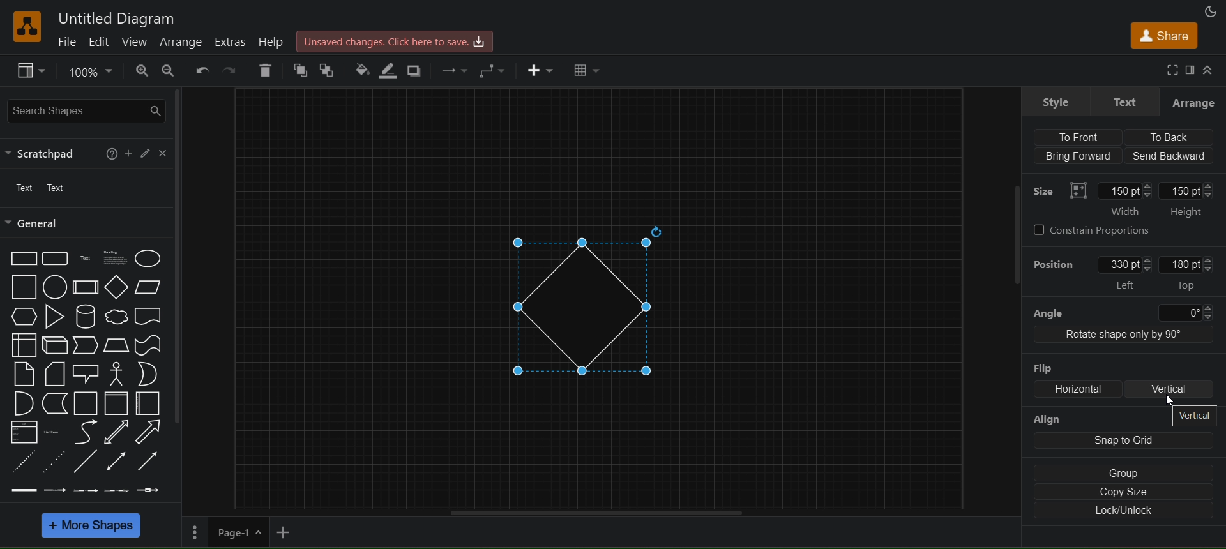  I want to click on bring forward, so click(1078, 154).